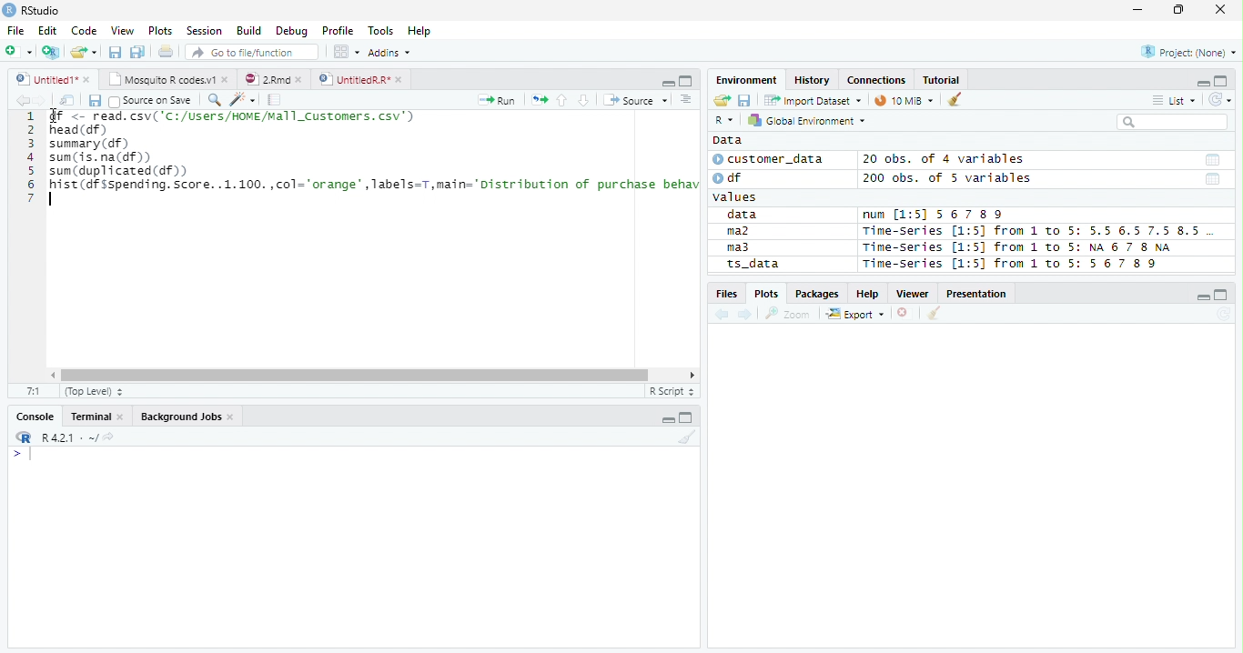 Image resolution: width=1243 pixels, height=653 pixels. Describe the element at coordinates (115, 51) in the screenshot. I see `Save` at that location.